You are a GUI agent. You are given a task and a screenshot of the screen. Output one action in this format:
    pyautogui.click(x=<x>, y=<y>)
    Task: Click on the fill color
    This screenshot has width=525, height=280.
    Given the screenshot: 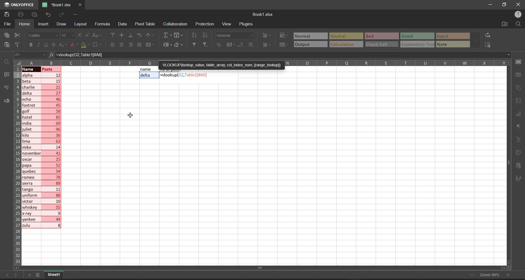 What is the action you would take?
    pyautogui.click(x=86, y=45)
    